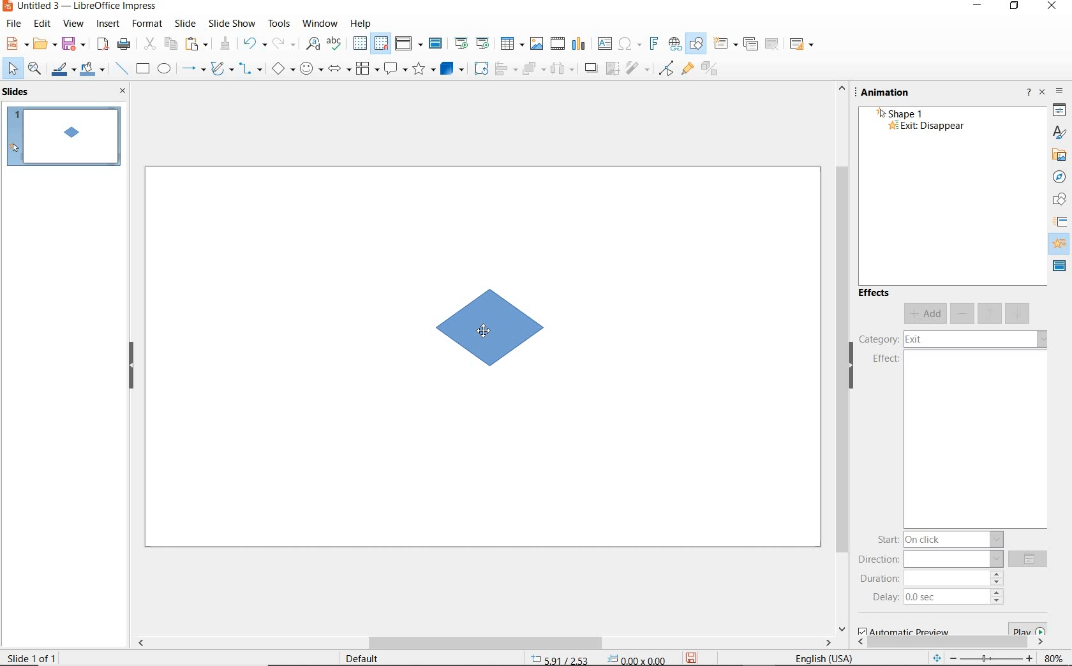  Describe the element at coordinates (280, 25) in the screenshot. I see `tools` at that location.